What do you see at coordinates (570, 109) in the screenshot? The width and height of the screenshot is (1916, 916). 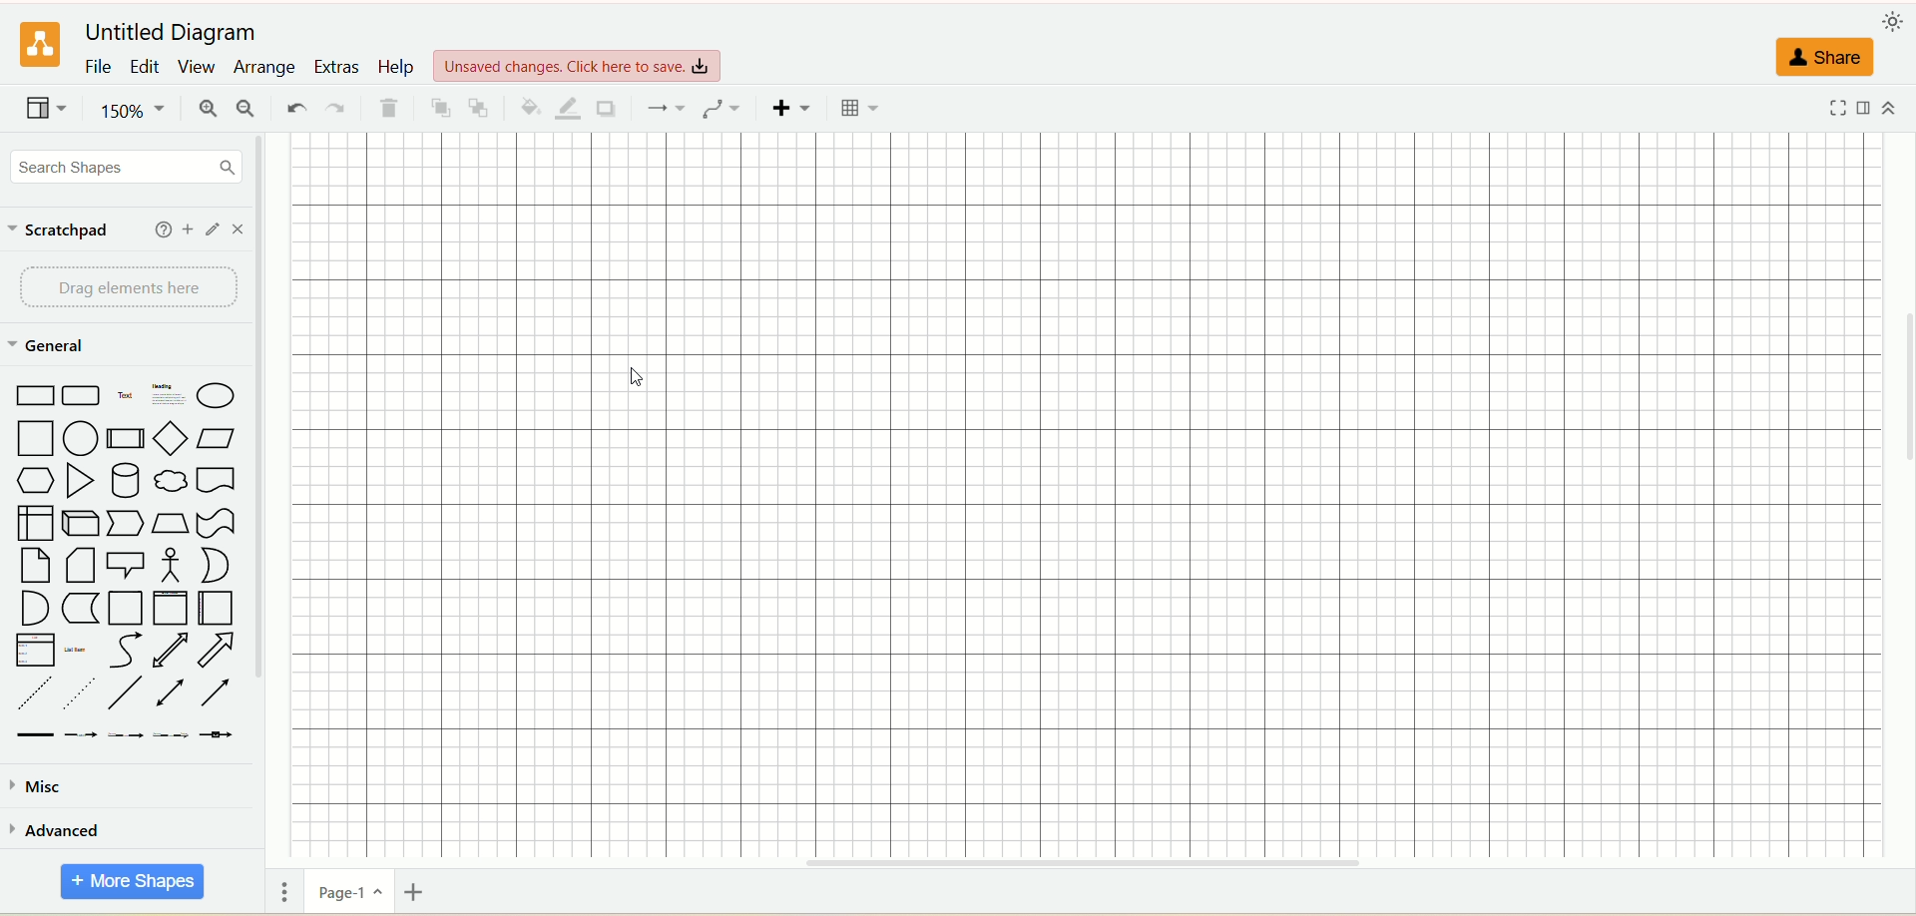 I see `line color` at bounding box center [570, 109].